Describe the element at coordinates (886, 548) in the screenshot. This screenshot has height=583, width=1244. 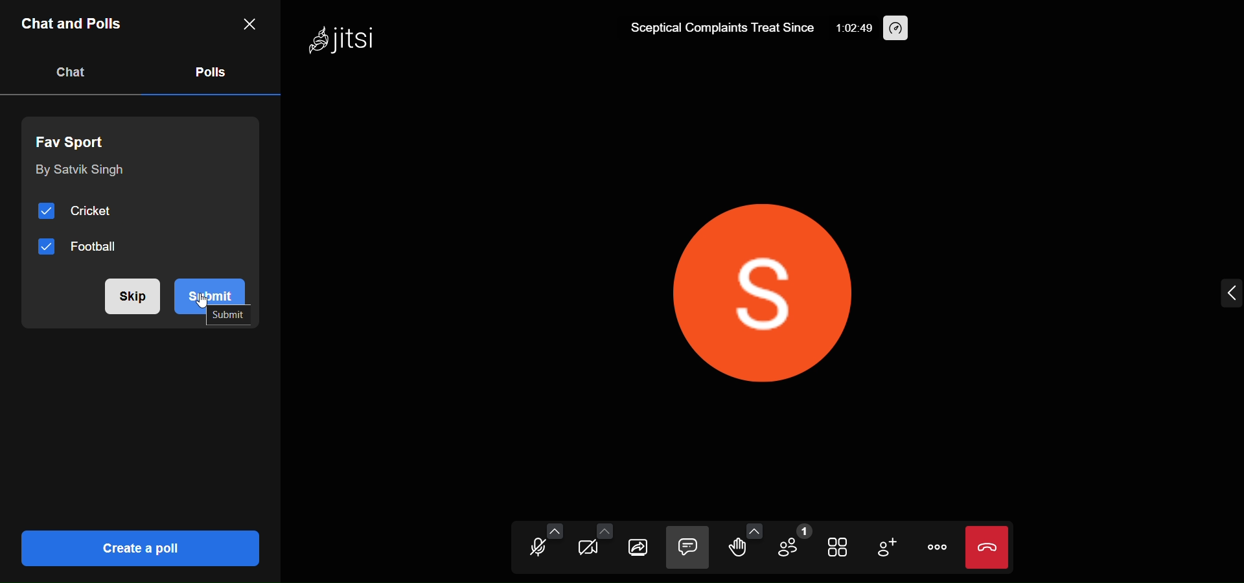
I see `invite people` at that location.